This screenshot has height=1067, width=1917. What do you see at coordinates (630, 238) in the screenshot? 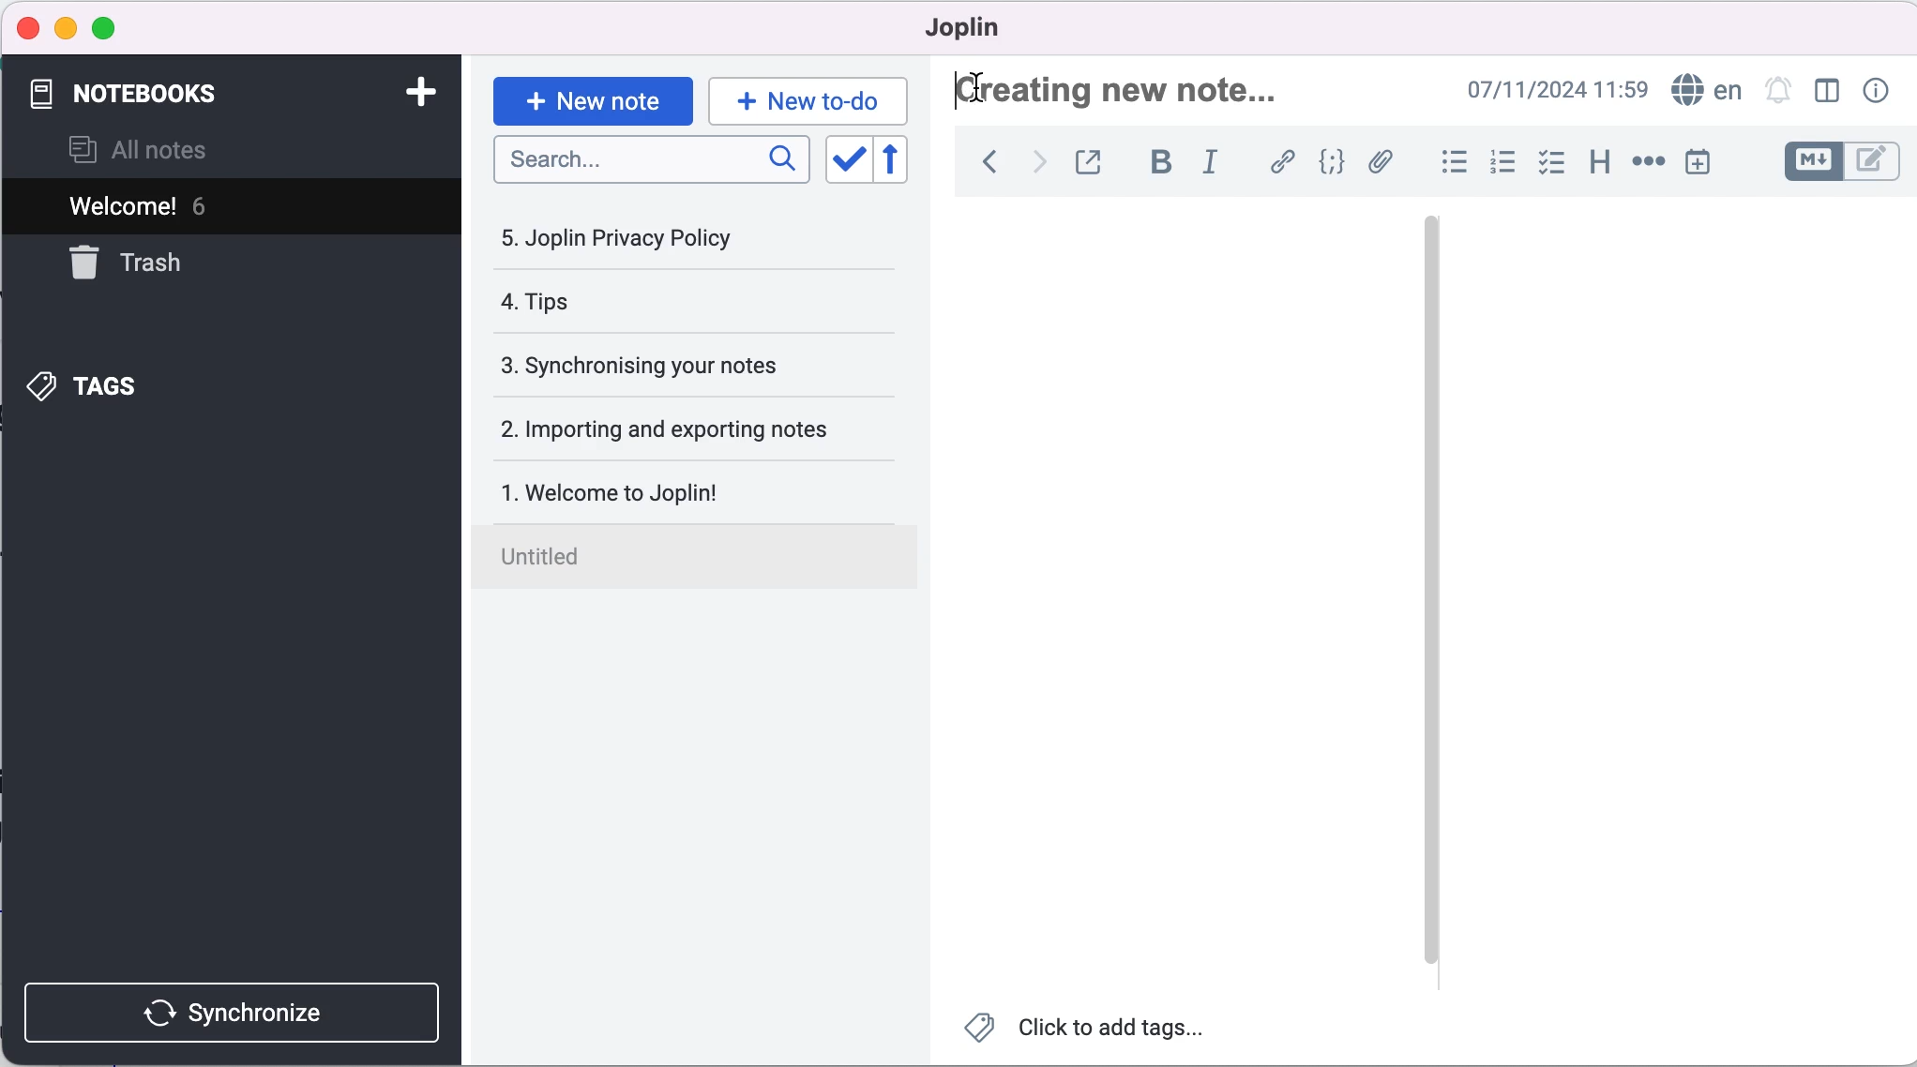
I see `joplin privacy policy` at bounding box center [630, 238].